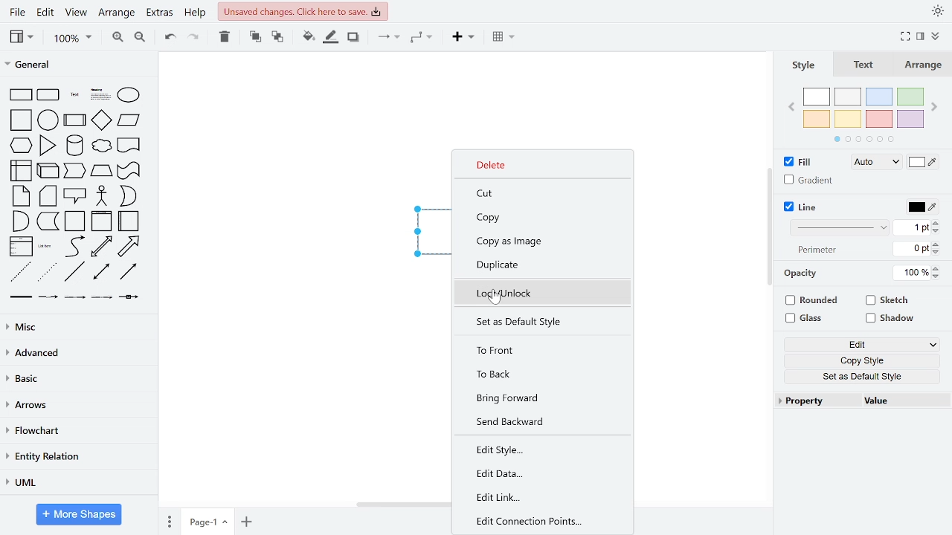  What do you see at coordinates (535, 192) in the screenshot?
I see `cut` at bounding box center [535, 192].